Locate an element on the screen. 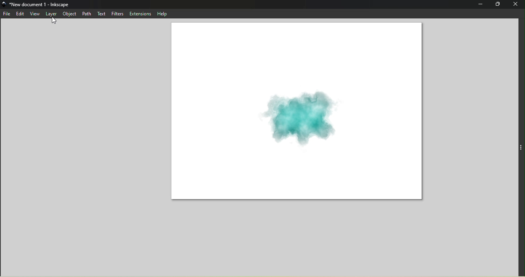  Maximize is located at coordinates (497, 4).